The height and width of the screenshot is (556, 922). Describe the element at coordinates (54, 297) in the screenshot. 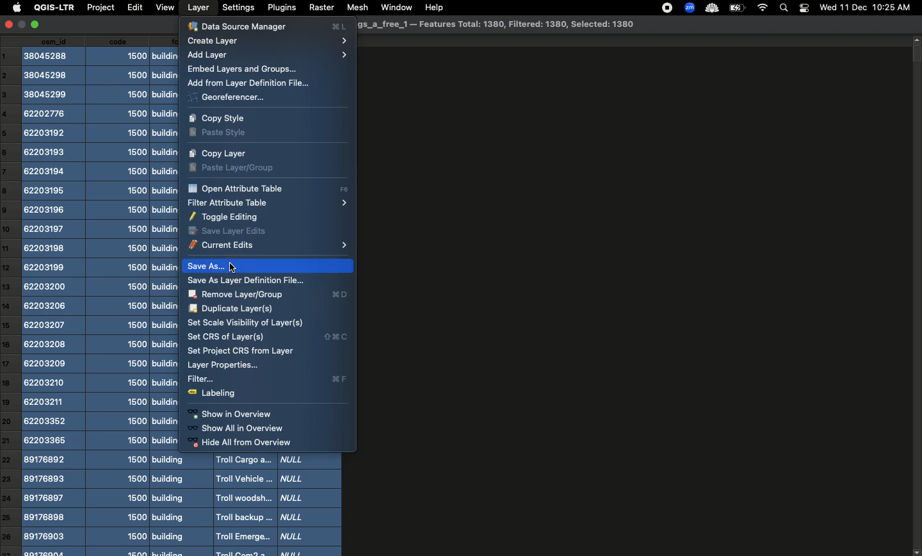

I see `csn_id` at that location.